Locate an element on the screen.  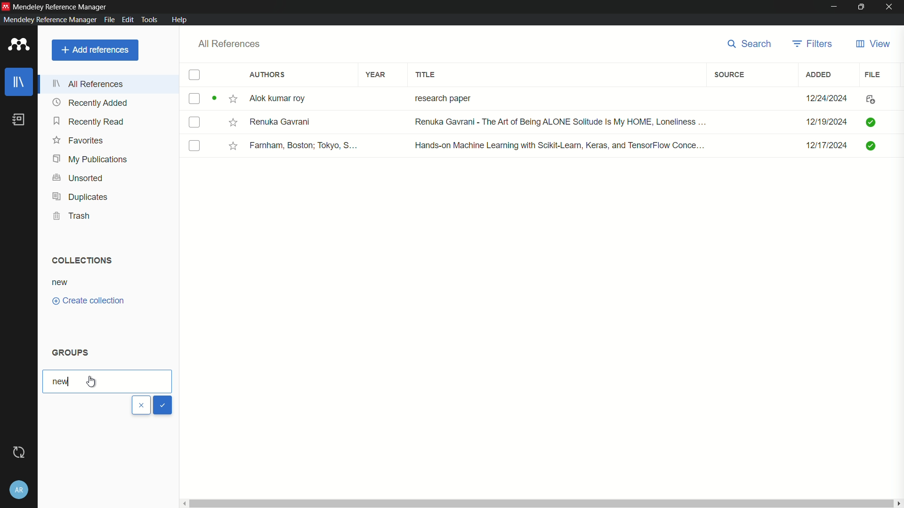
sync is located at coordinates (18, 452).